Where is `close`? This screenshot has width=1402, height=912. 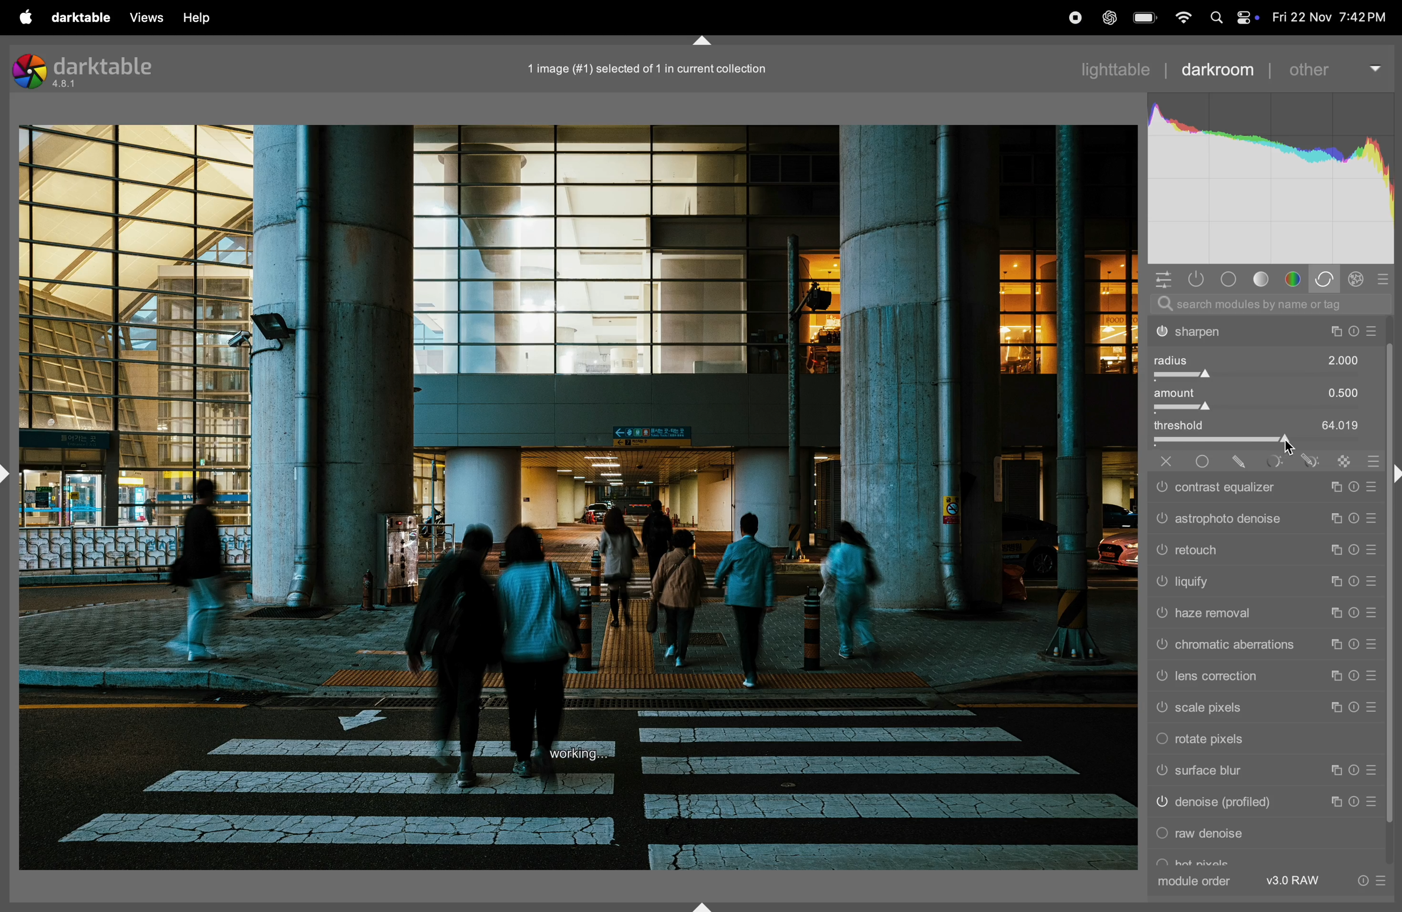
close is located at coordinates (1160, 461).